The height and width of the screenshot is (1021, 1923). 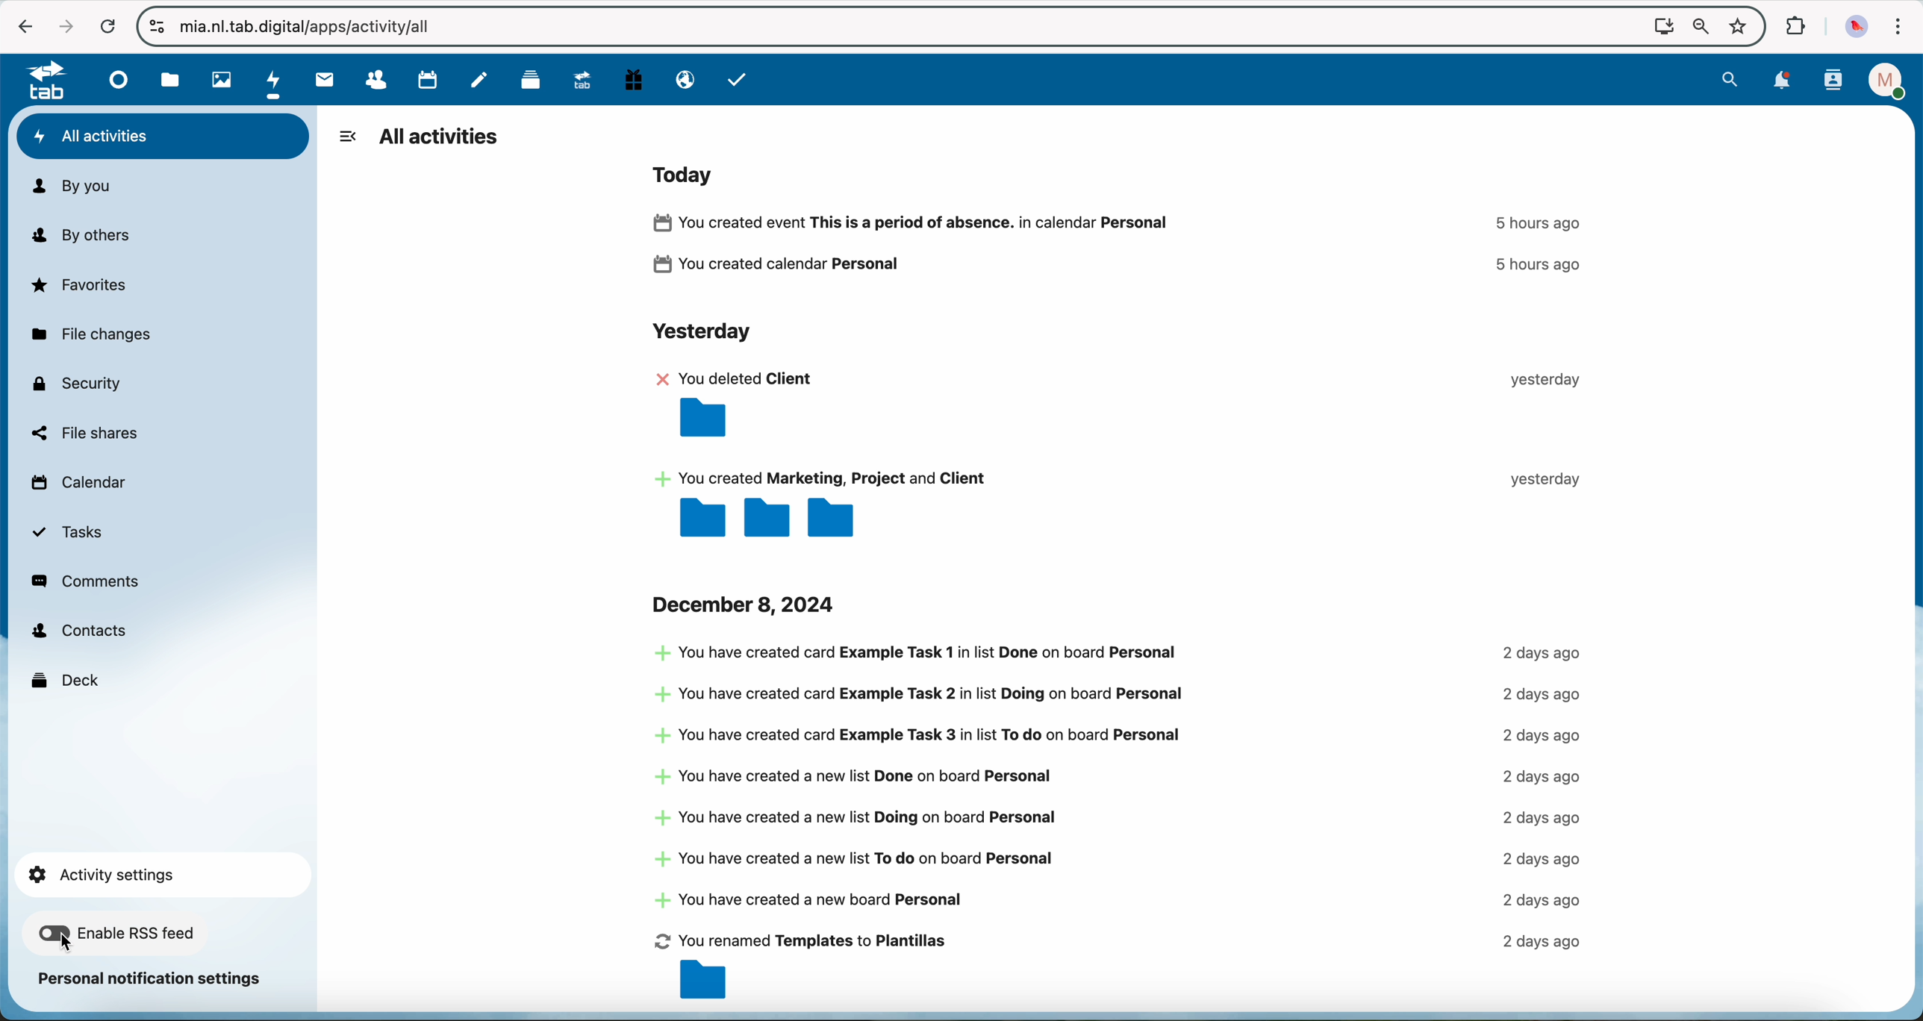 I want to click on contacts, so click(x=1835, y=81).